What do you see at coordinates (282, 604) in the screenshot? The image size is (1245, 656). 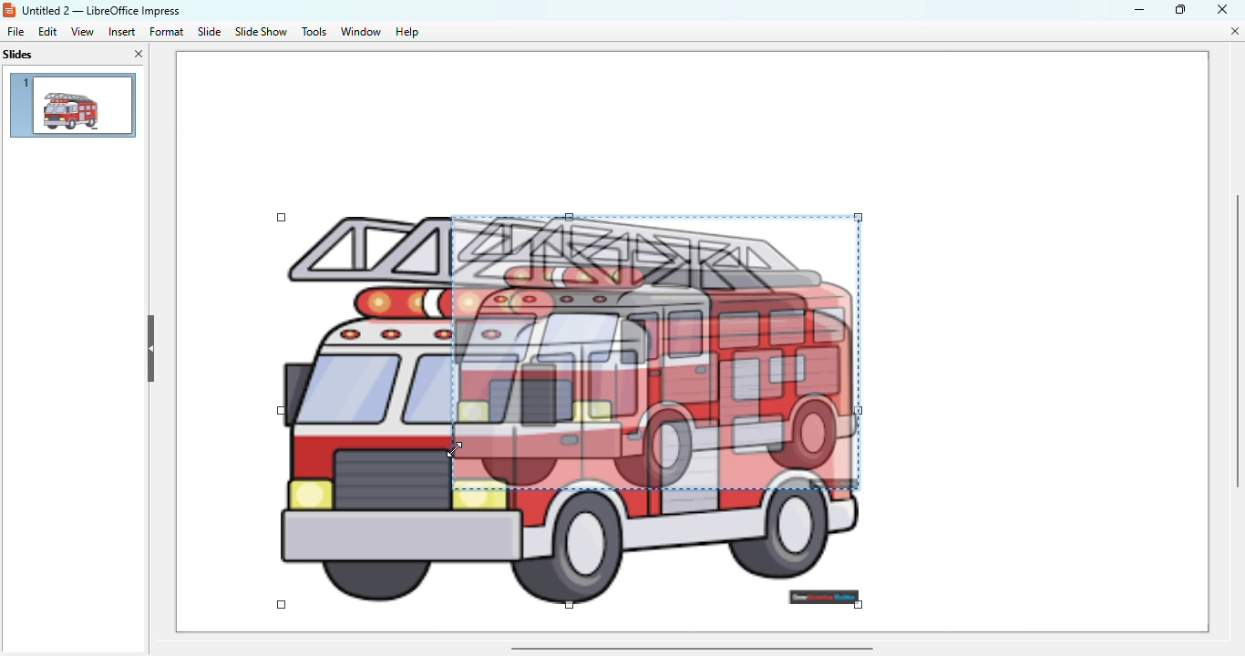 I see `corner handles` at bounding box center [282, 604].